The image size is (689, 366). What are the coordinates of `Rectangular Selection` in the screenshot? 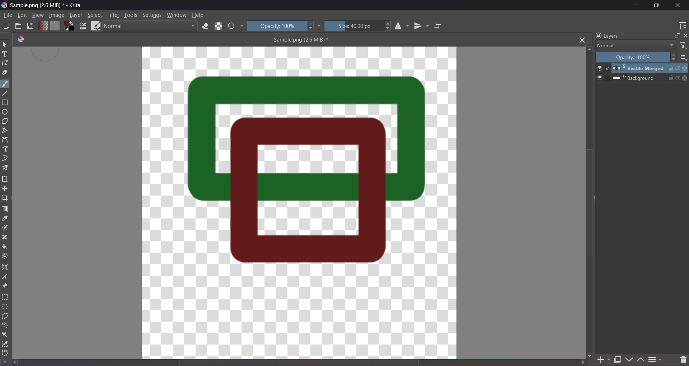 It's located at (5, 297).